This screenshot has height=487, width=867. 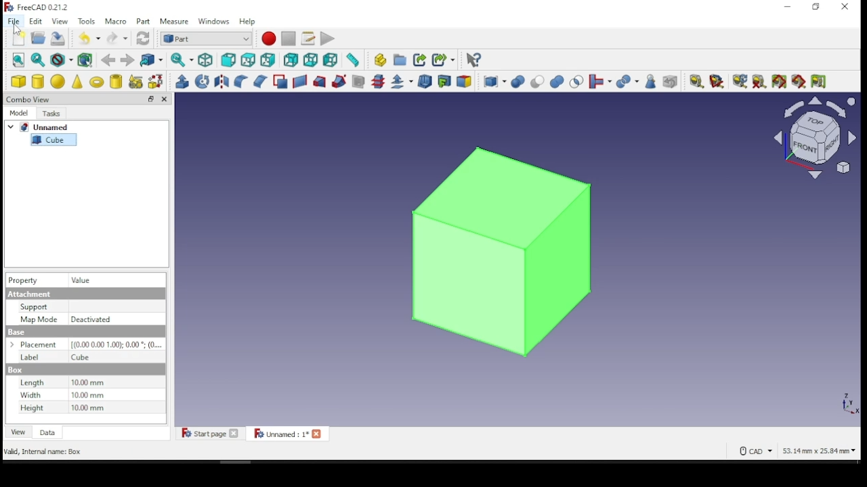 I want to click on Width, so click(x=32, y=395).